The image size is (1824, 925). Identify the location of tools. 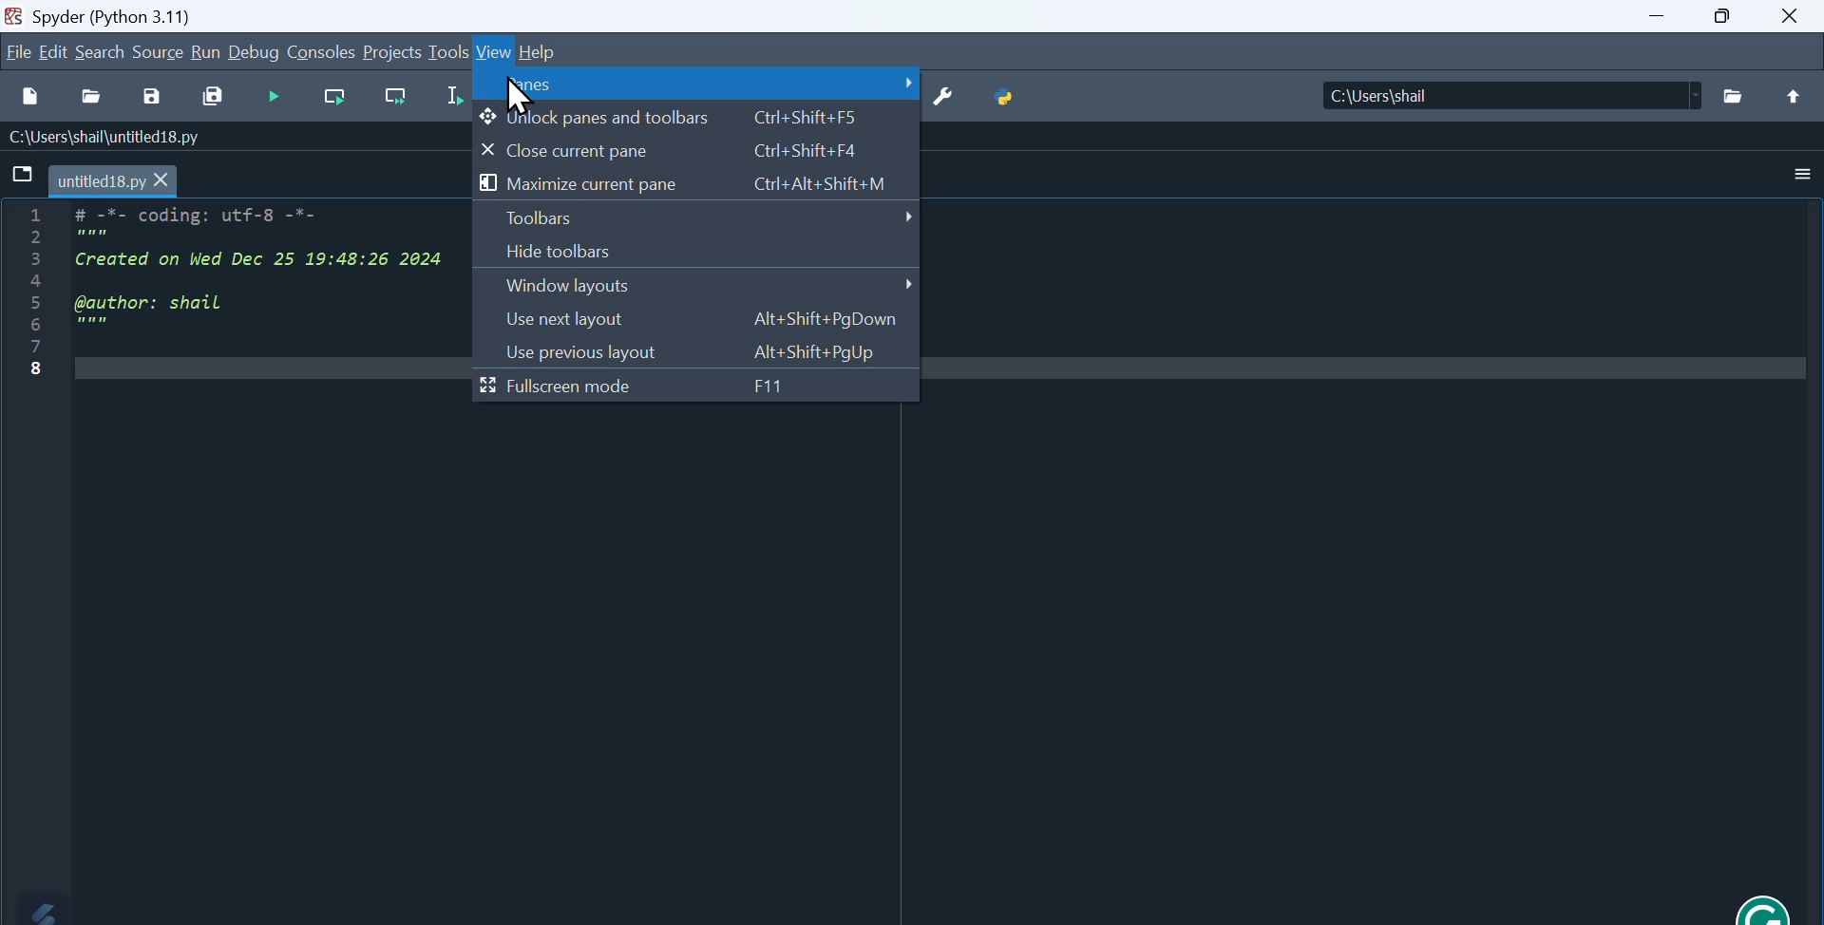
(446, 54).